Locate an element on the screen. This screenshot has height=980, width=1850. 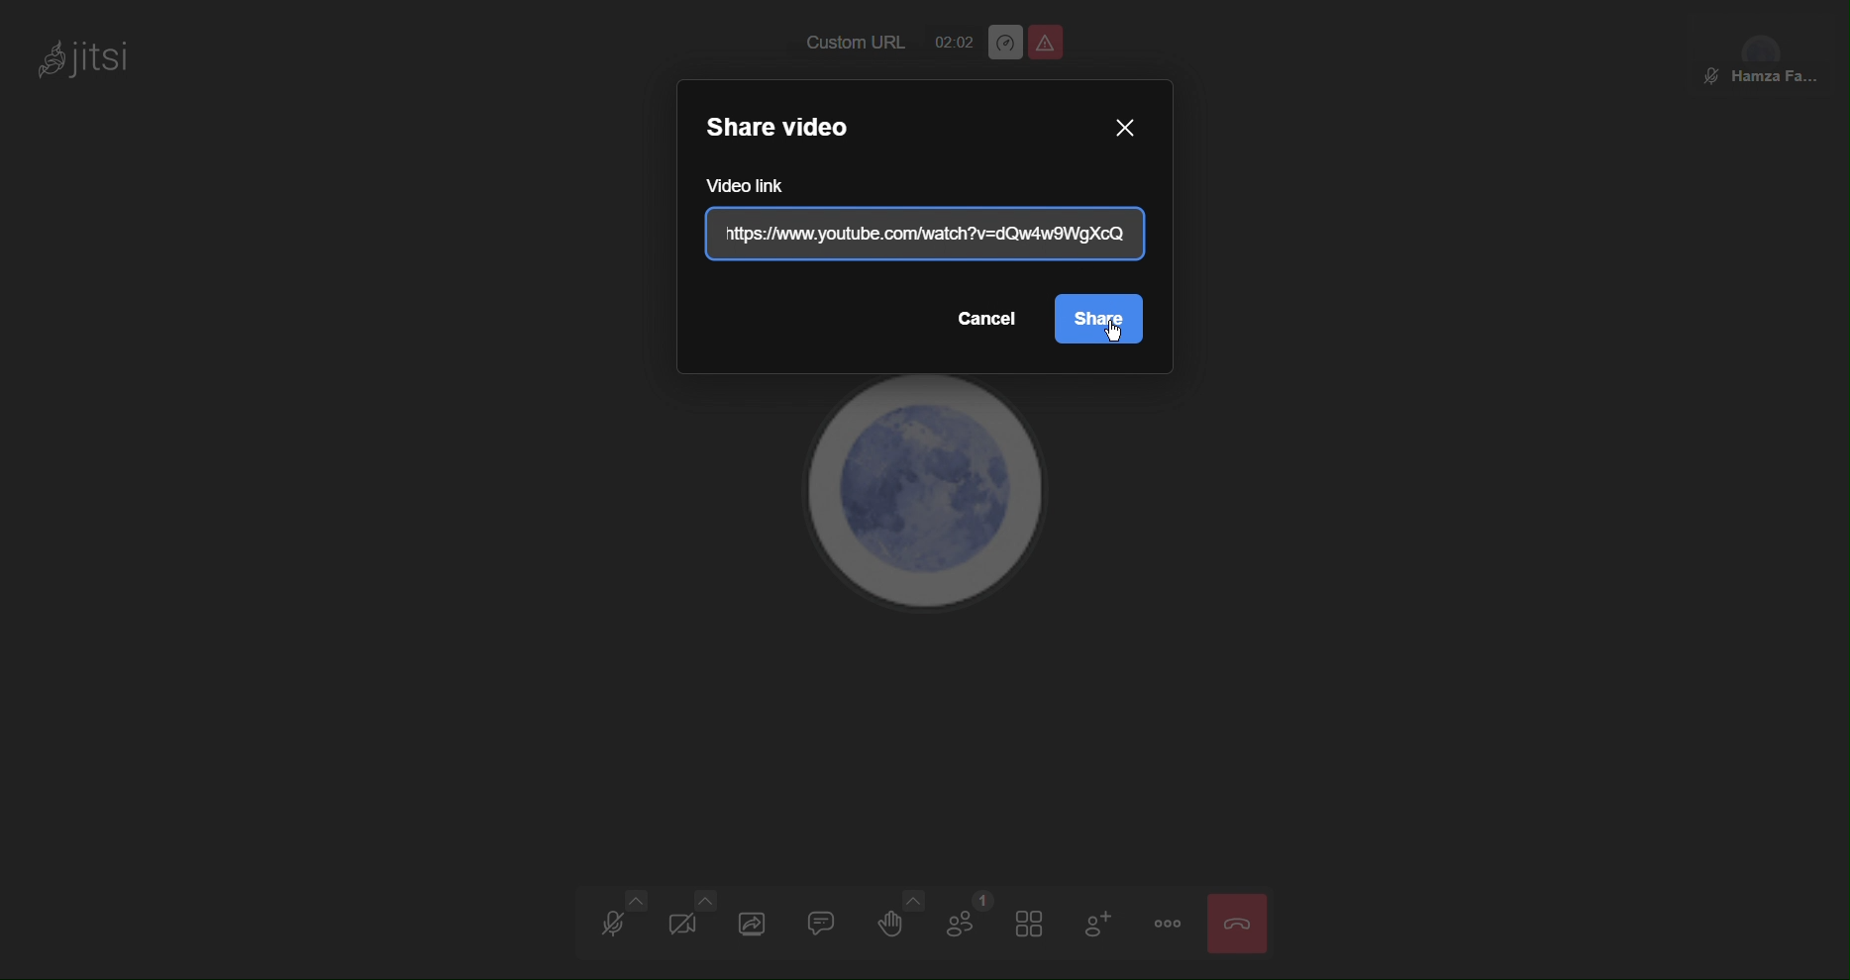
Participants is located at coordinates (964, 925).